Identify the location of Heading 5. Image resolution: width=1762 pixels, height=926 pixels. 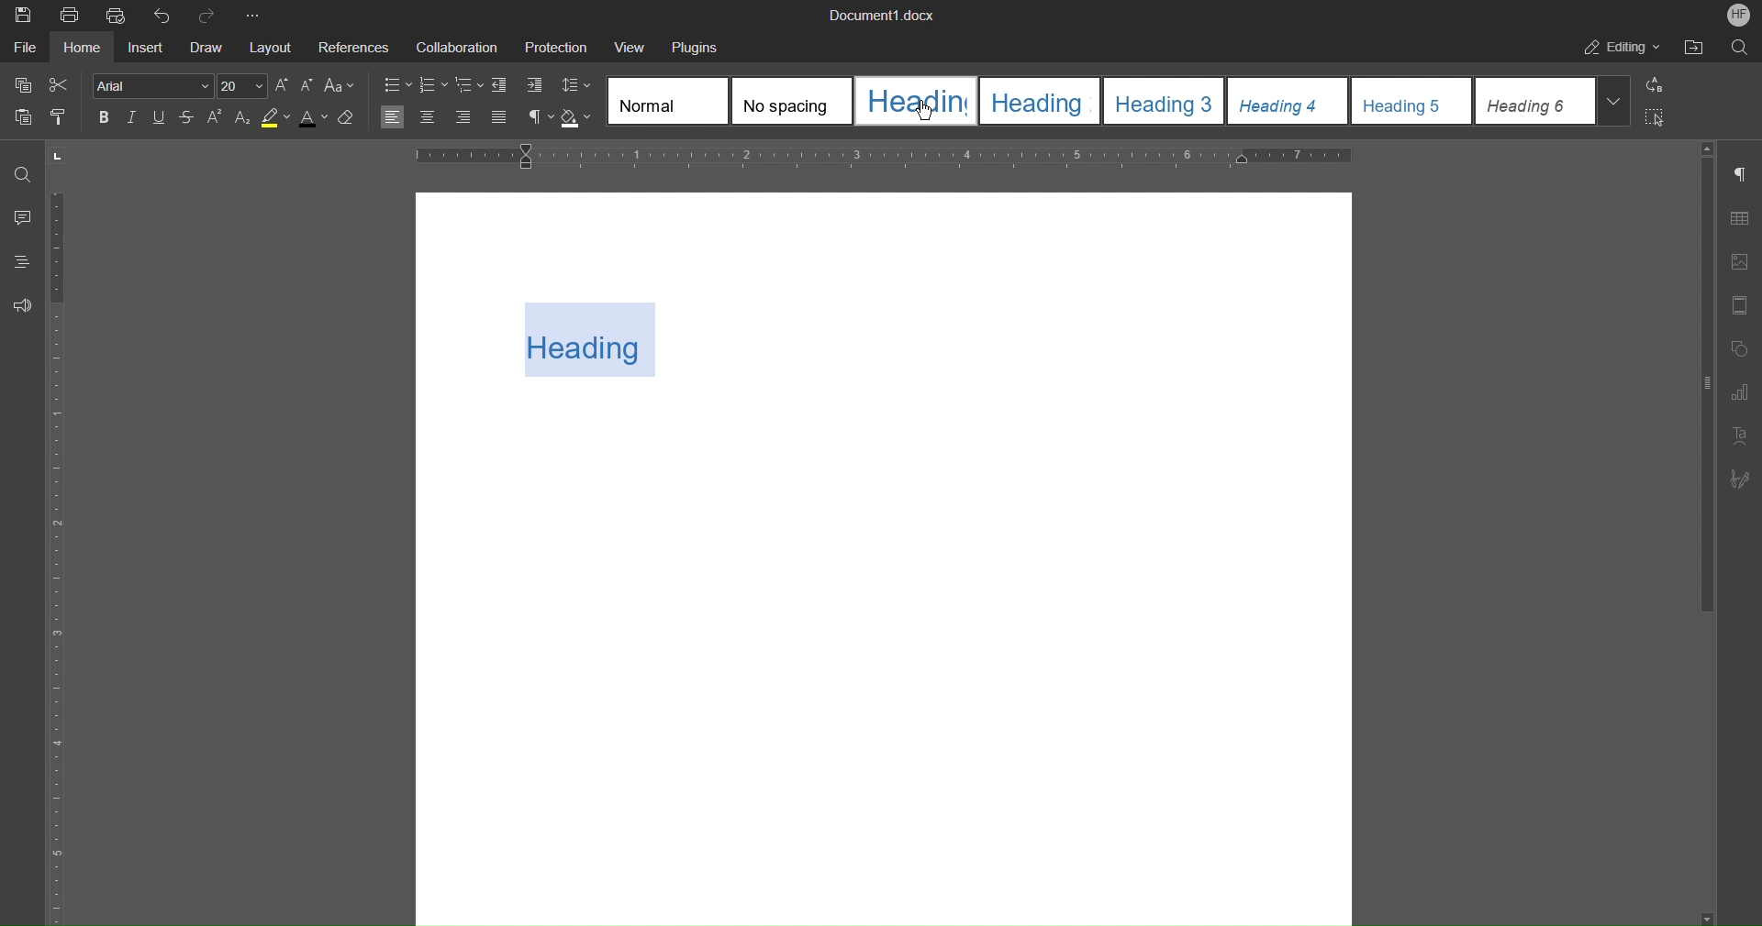
(1411, 102).